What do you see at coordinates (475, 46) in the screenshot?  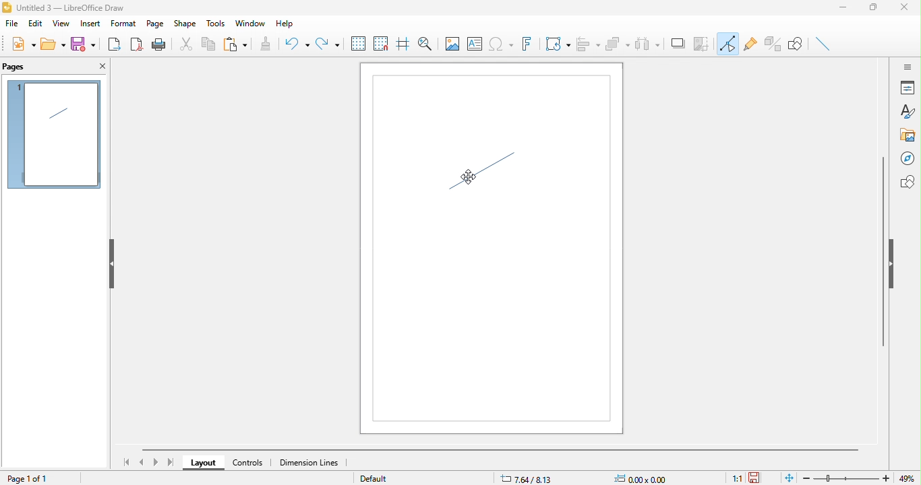 I see `text box` at bounding box center [475, 46].